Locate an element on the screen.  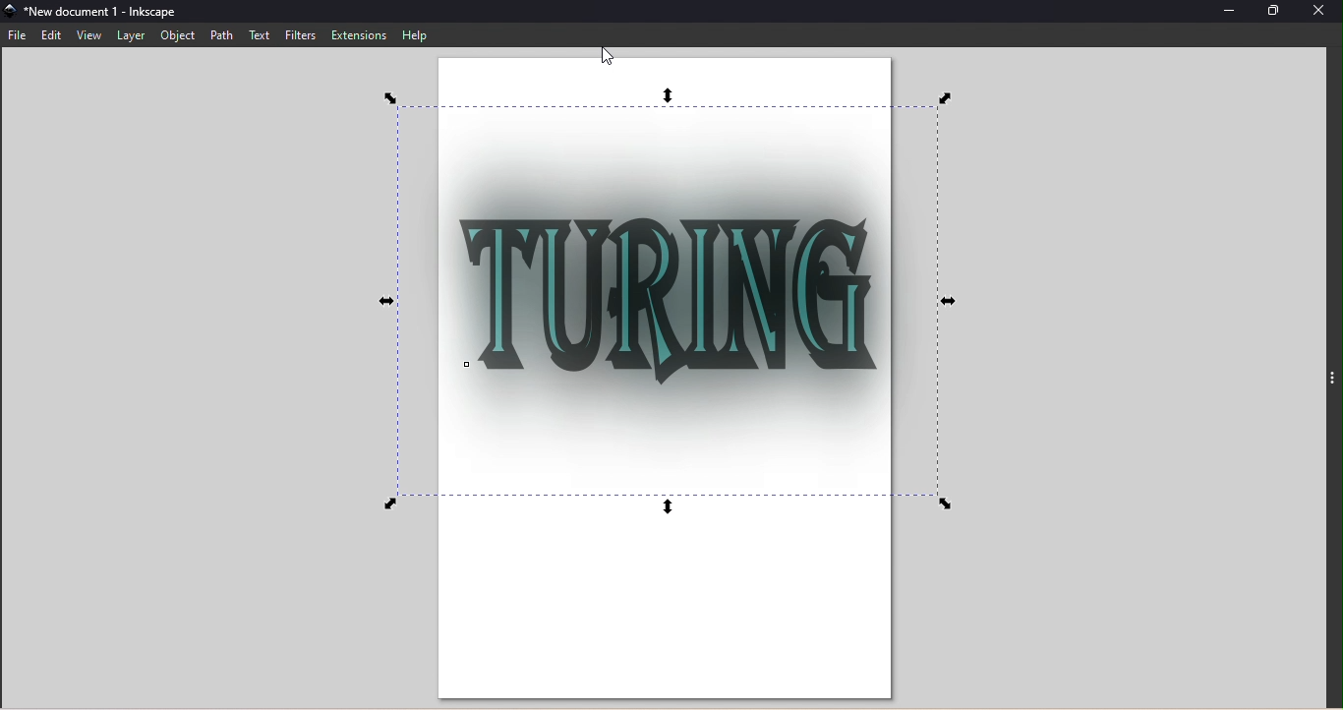
Filters is located at coordinates (302, 36).